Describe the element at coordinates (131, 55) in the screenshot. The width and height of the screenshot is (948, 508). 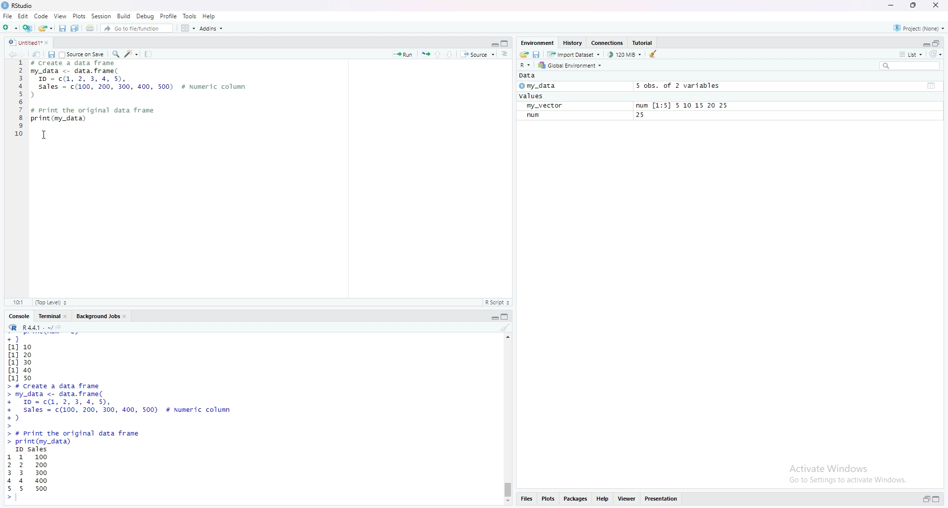
I see `code tools` at that location.